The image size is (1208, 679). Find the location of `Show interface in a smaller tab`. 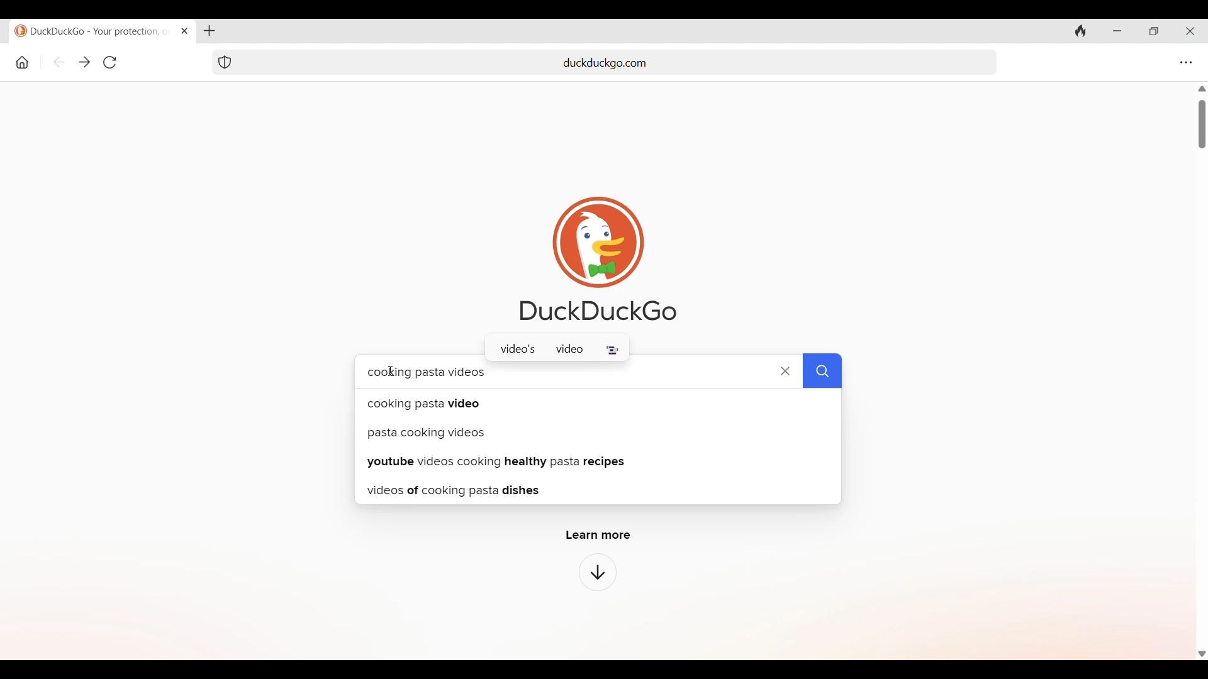

Show interface in a smaller tab is located at coordinates (1154, 31).